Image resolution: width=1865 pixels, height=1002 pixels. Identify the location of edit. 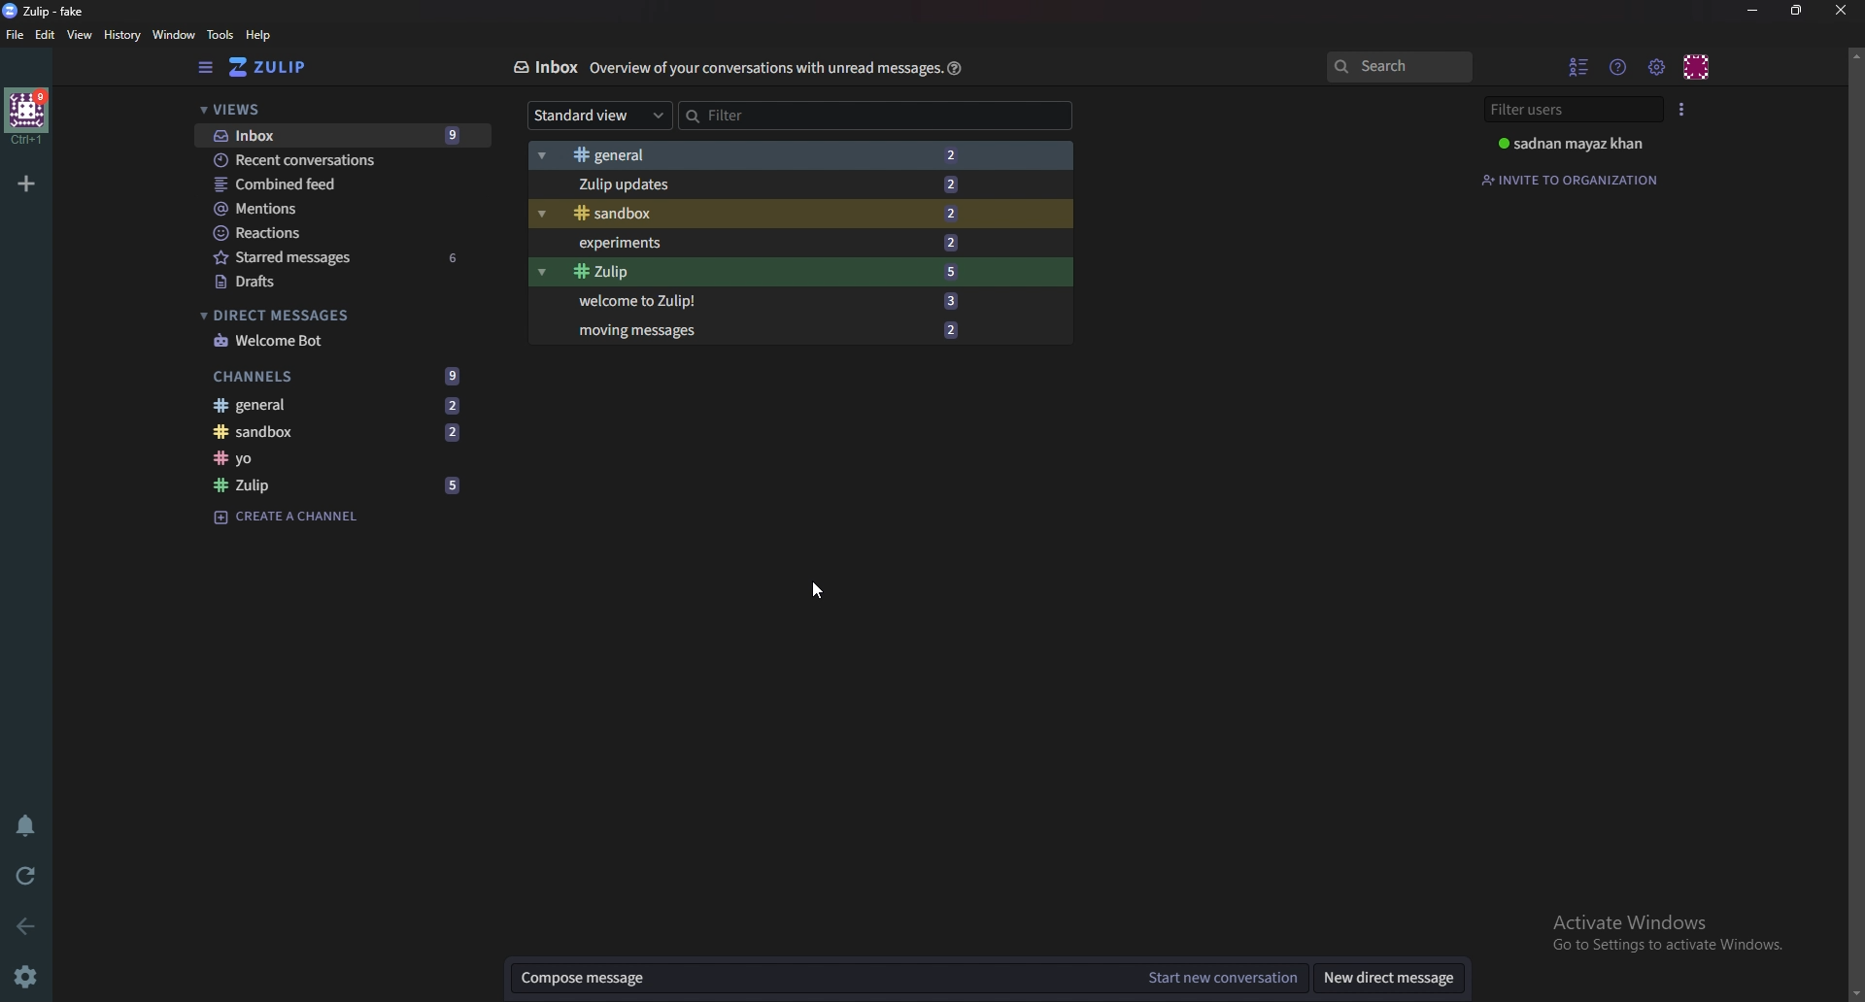
(46, 35).